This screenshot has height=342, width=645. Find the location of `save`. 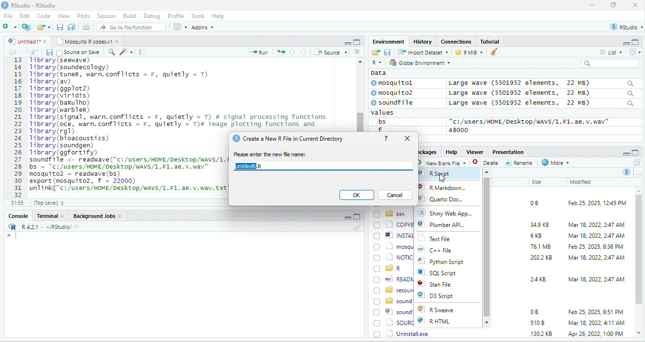

save is located at coordinates (61, 27).